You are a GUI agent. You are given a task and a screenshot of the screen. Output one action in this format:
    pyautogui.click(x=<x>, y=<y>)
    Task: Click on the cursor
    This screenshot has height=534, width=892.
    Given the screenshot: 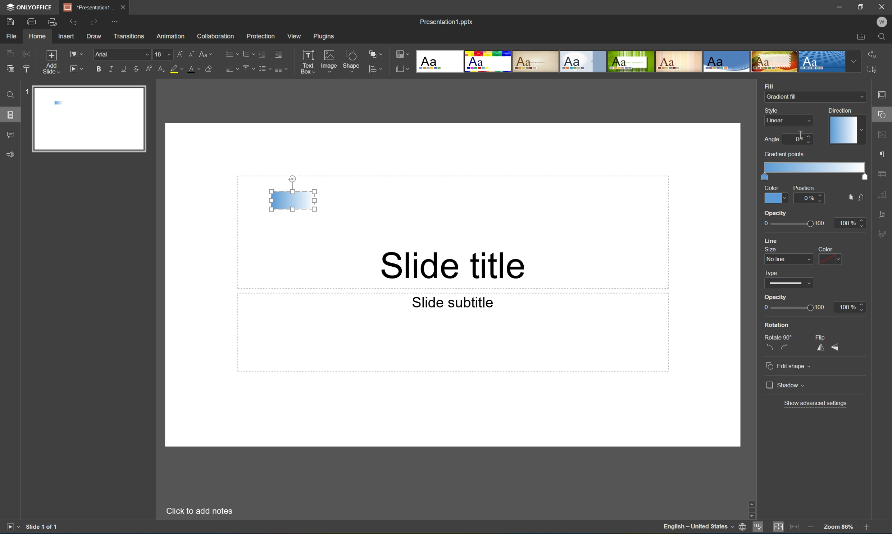 What is the action you would take?
    pyautogui.click(x=800, y=135)
    